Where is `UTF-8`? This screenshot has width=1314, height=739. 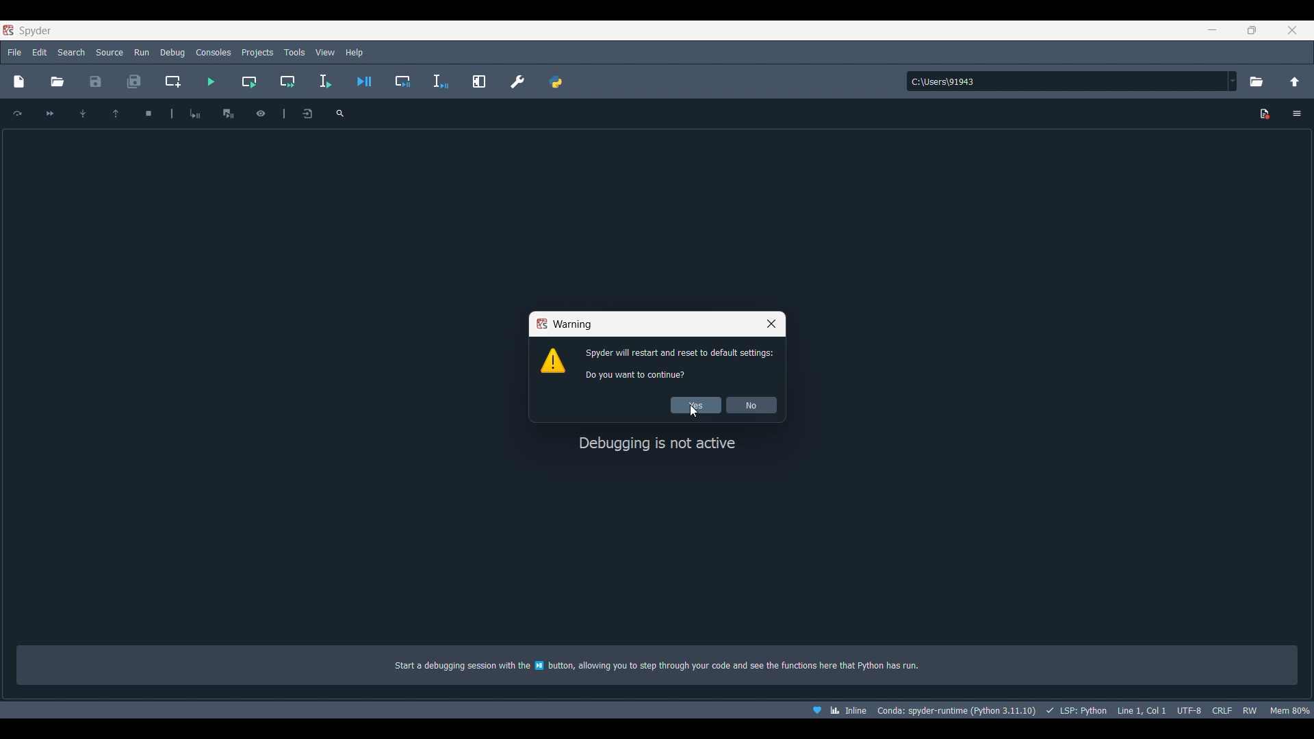 UTF-8 is located at coordinates (1189, 709).